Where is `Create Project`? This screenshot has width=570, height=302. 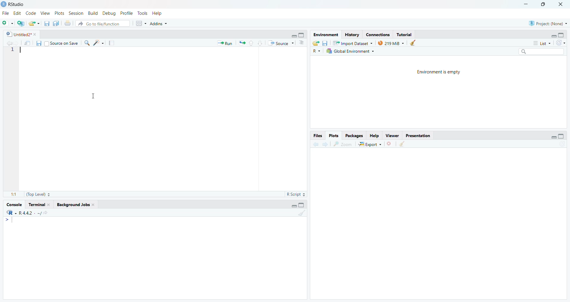
Create Project is located at coordinates (20, 23).